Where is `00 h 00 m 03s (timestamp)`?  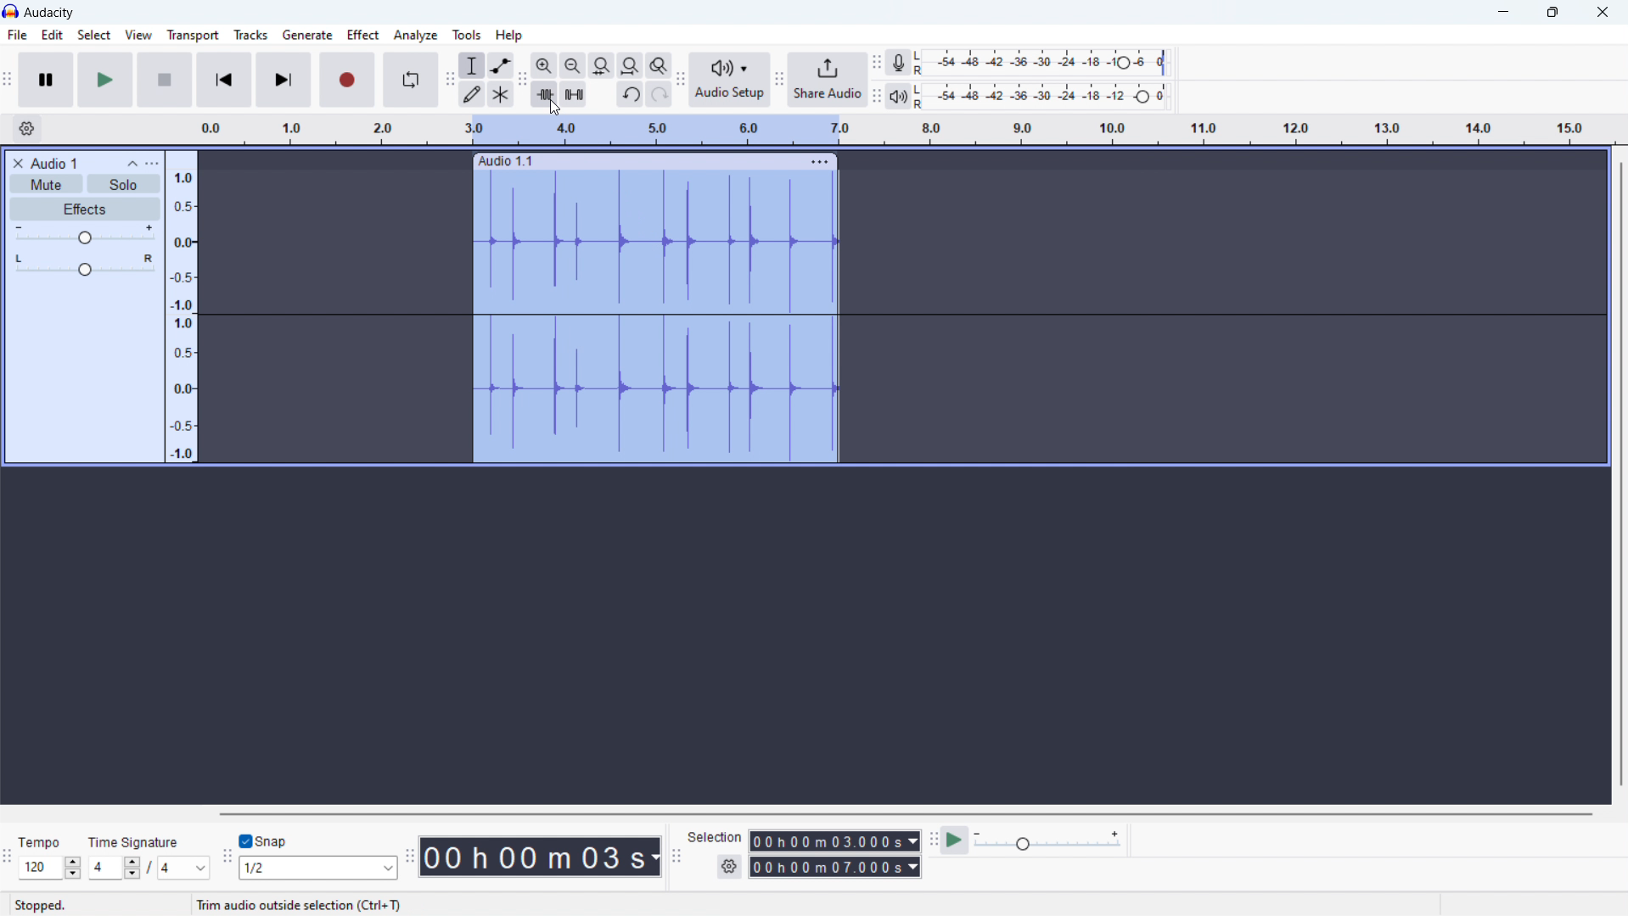 00 h 00 m 03s (timestamp) is located at coordinates (541, 860).